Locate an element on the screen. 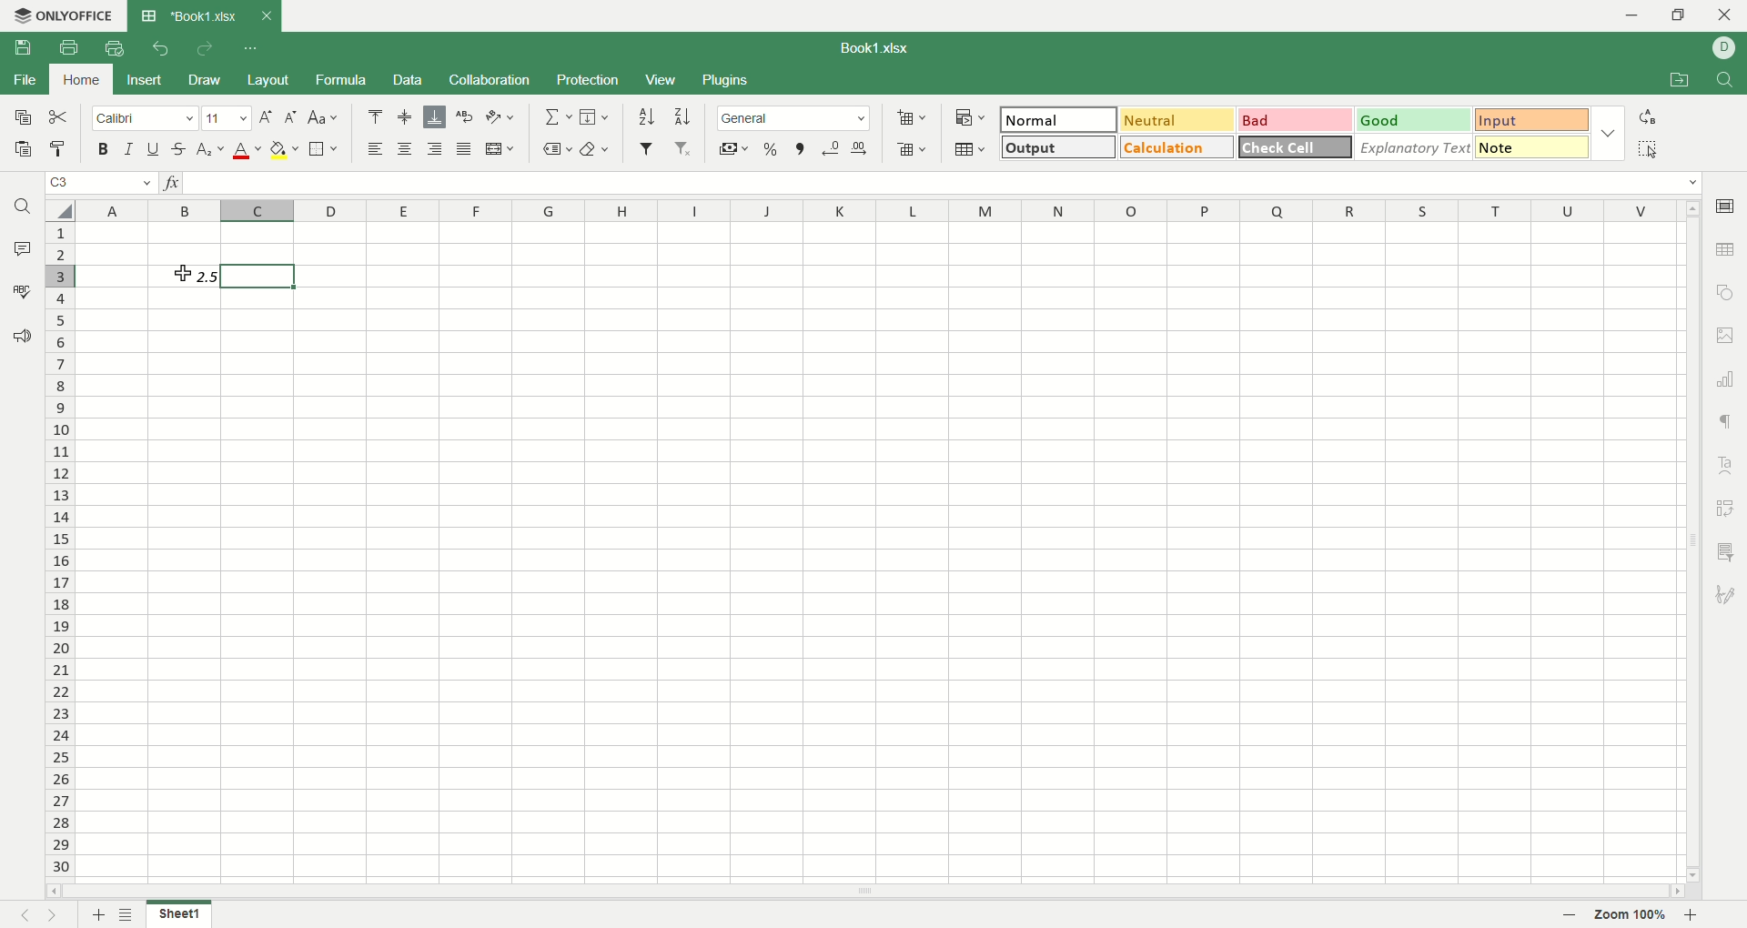  feedback and support is located at coordinates (21, 338).